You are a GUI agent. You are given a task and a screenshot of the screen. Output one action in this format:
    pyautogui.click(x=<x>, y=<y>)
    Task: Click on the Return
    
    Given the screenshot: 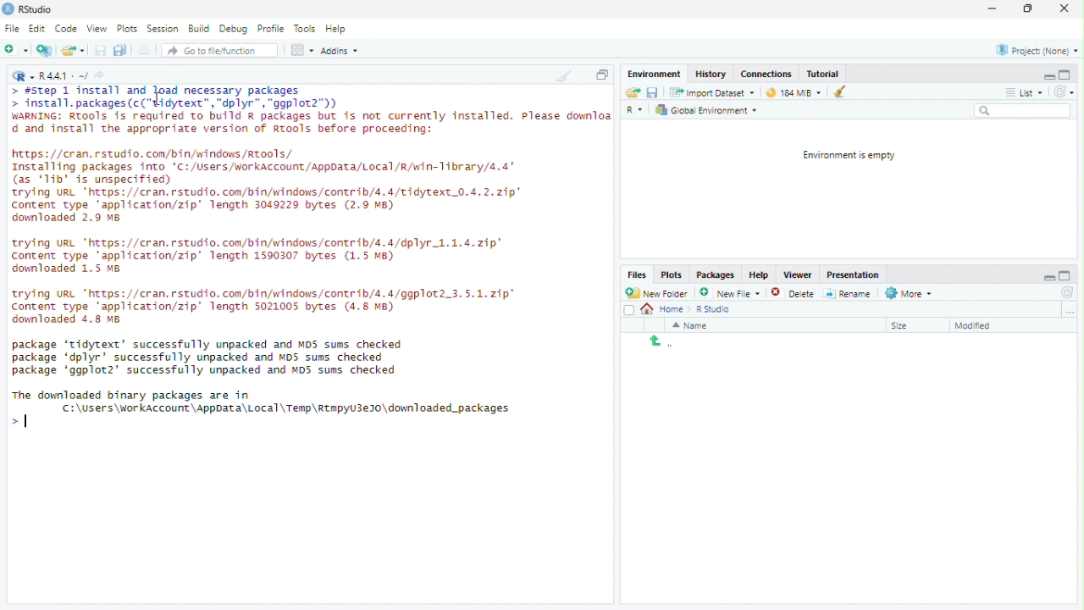 What is the action you would take?
    pyautogui.click(x=661, y=342)
    